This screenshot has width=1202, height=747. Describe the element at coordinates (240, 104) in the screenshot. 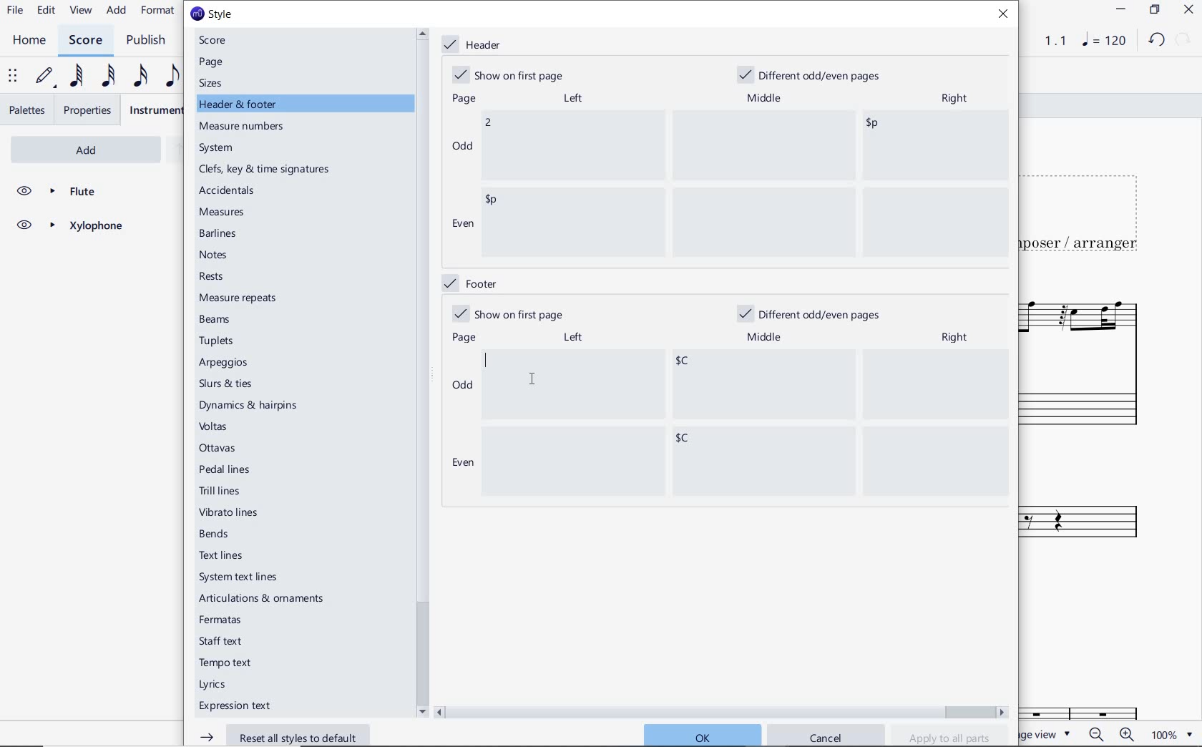

I see `header & footer` at that location.